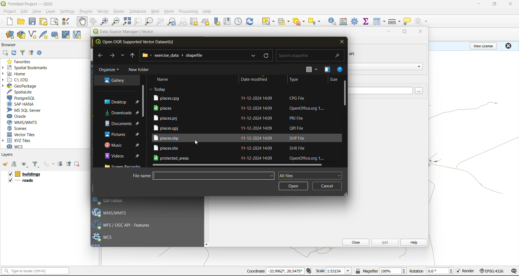 The width and height of the screenshot is (519, 276). Describe the element at coordinates (250, 22) in the screenshot. I see `refresh` at that location.